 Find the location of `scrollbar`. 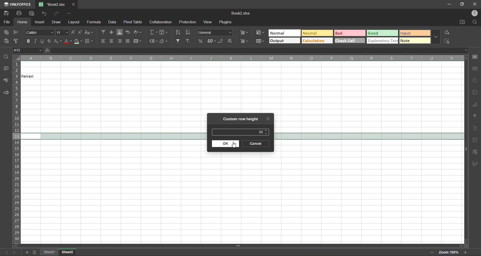

scrollbar is located at coordinates (466, 149).